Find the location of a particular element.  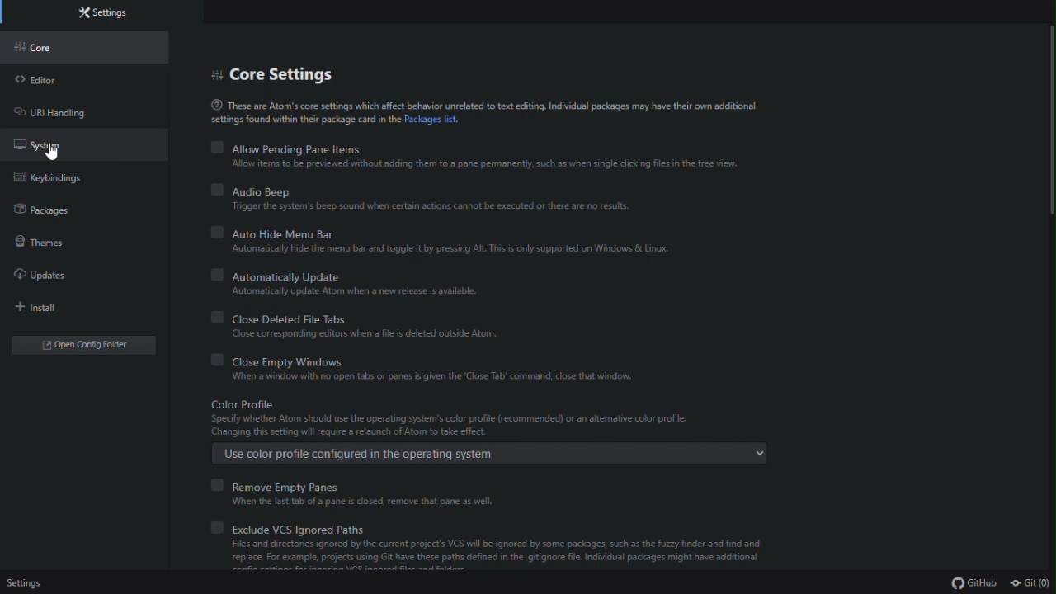

Color Profile
Specify whether Atom should use the operating system's color profile (recommended) or an altemative color profile
Changing this setting will require a relaunch of Atom to take effect. is located at coordinates (474, 417).